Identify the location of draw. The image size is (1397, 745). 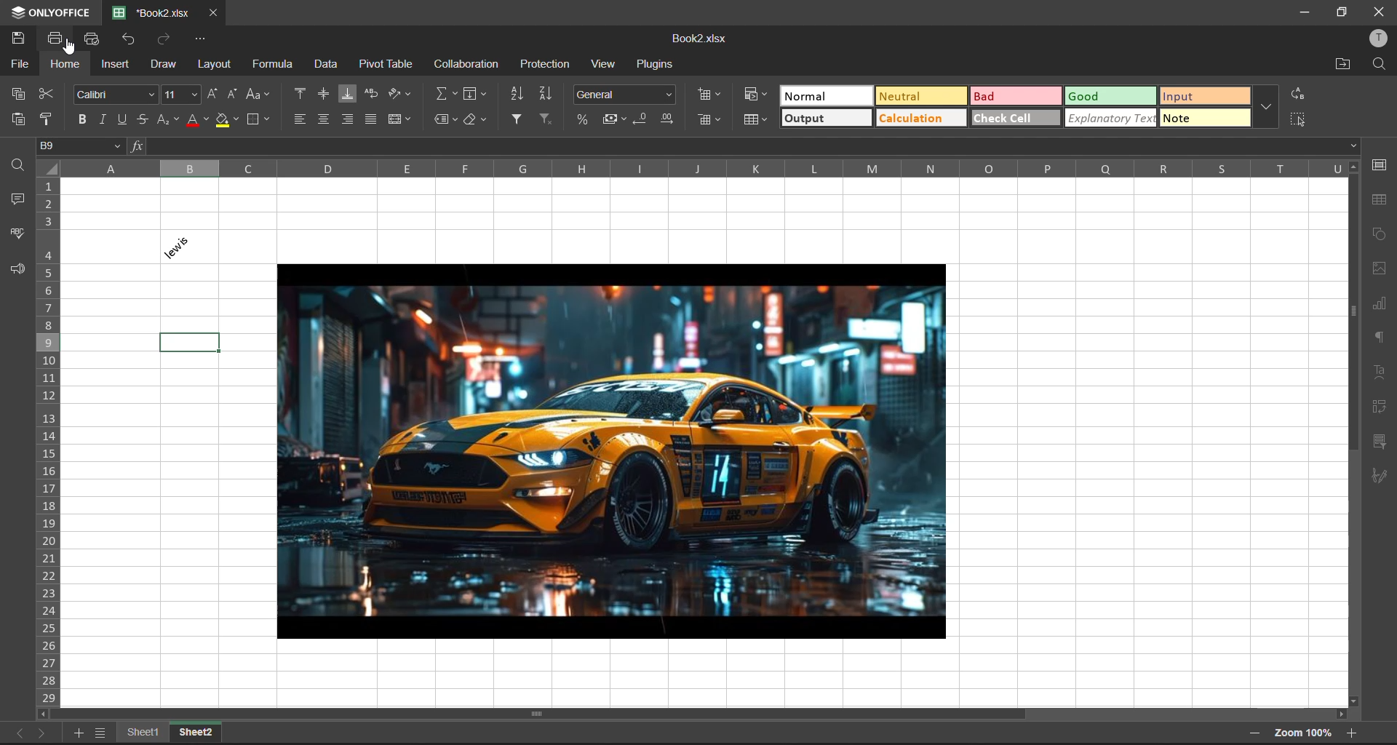
(162, 63).